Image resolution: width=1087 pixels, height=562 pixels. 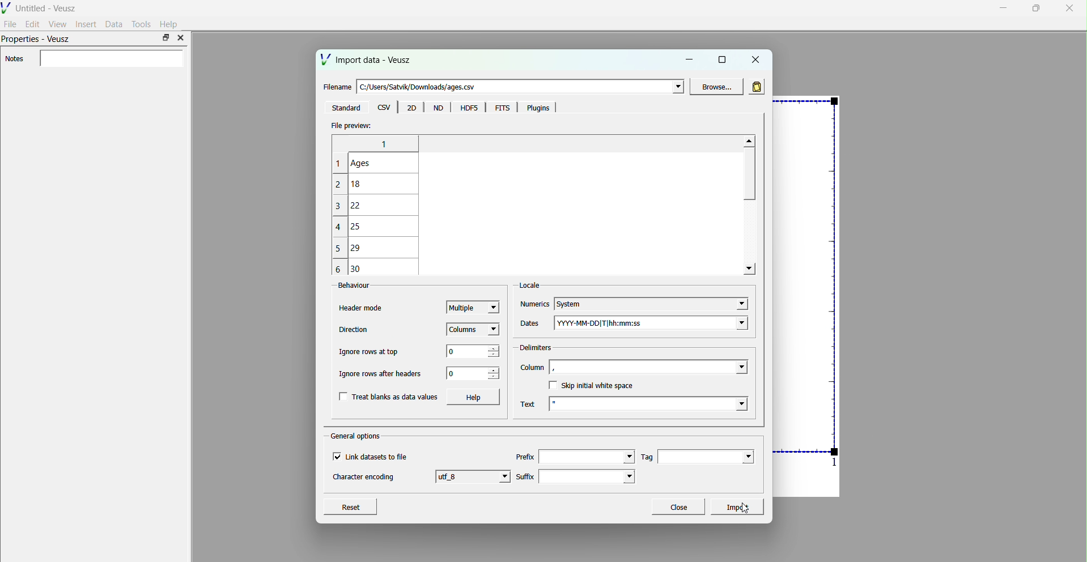 I want to click on suffix field, so click(x=588, y=476).